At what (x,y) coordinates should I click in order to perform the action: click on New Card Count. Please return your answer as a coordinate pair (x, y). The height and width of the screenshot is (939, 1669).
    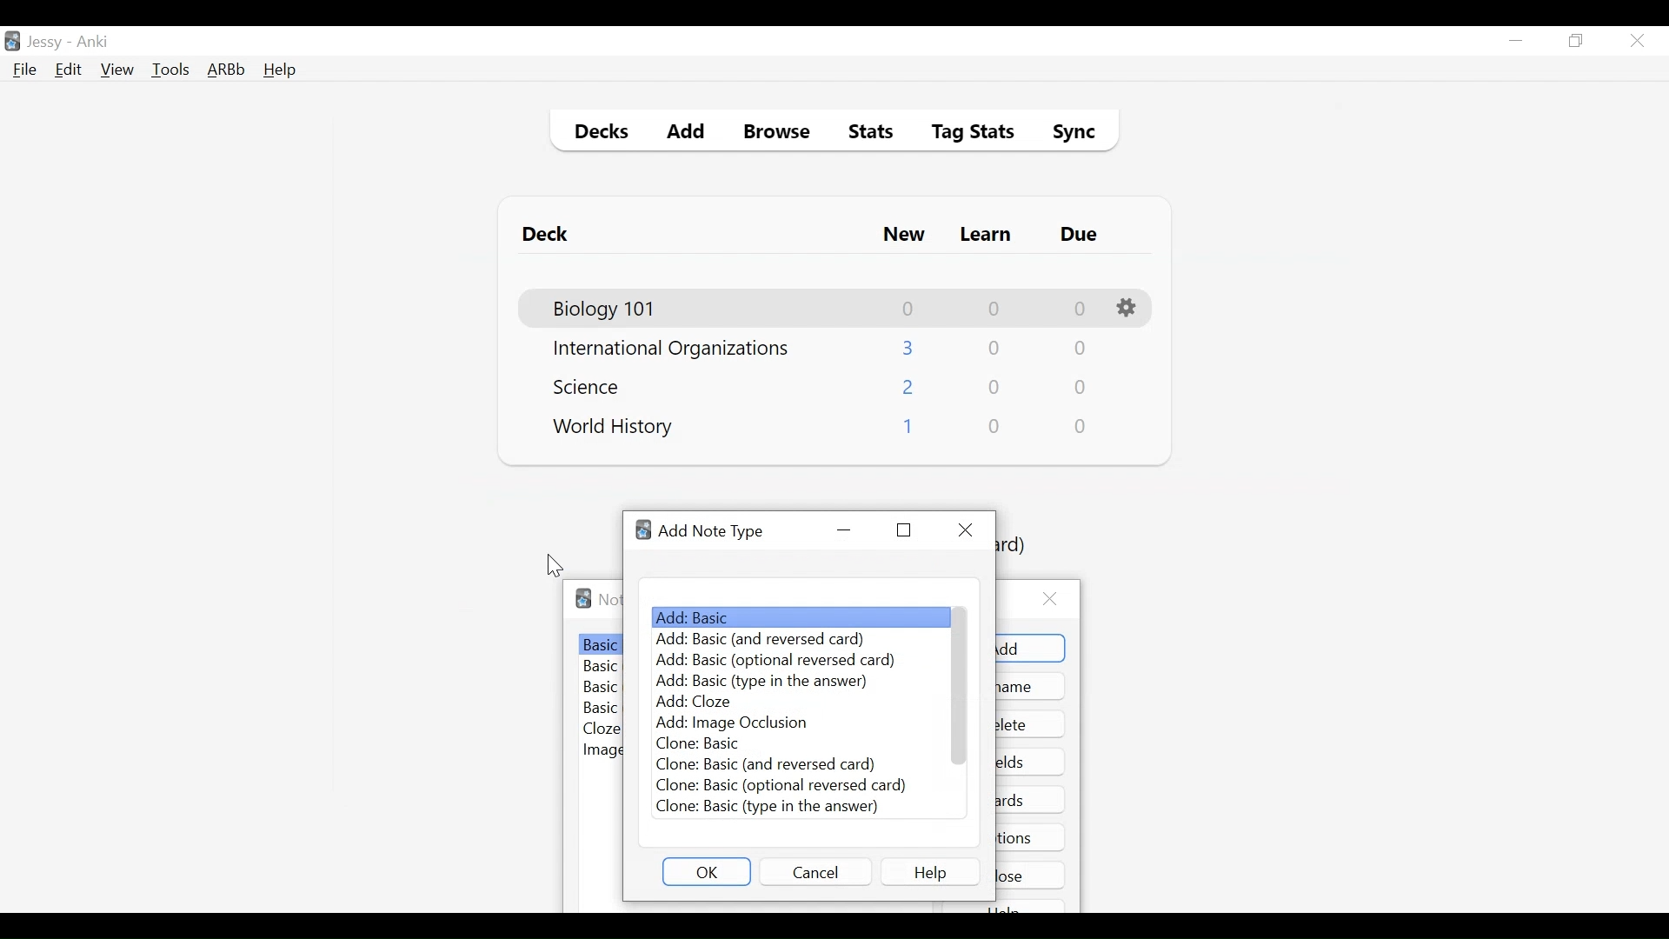
    Looking at the image, I should click on (909, 348).